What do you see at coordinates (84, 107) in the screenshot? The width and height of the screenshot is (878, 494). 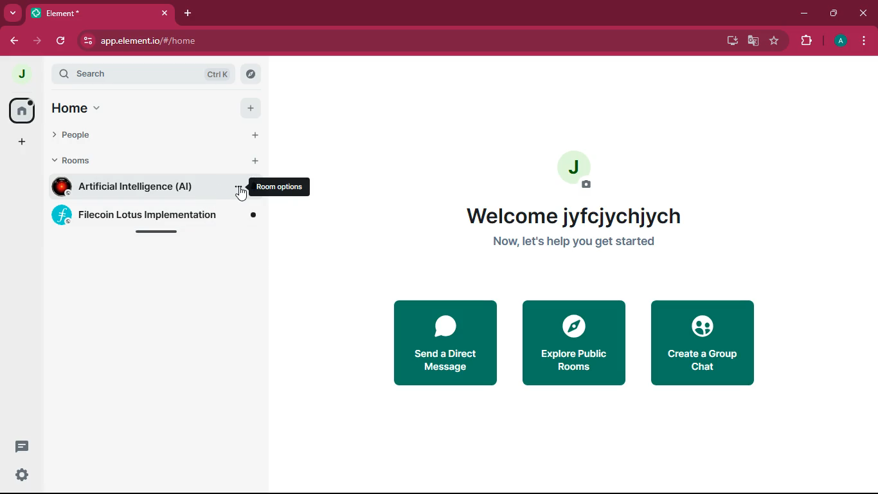 I see `home` at bounding box center [84, 107].